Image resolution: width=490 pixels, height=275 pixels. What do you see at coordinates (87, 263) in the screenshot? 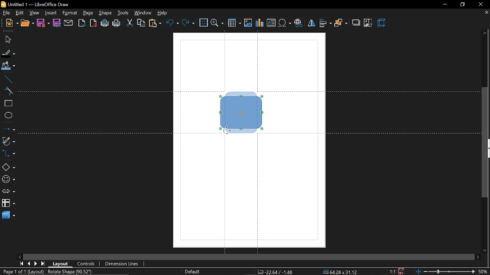
I see `controls` at bounding box center [87, 263].